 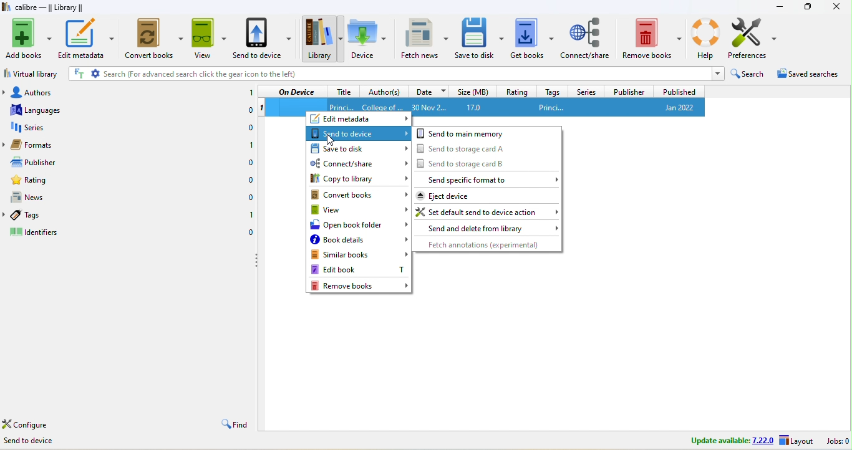 What do you see at coordinates (482, 107) in the screenshot?
I see `17.0` at bounding box center [482, 107].